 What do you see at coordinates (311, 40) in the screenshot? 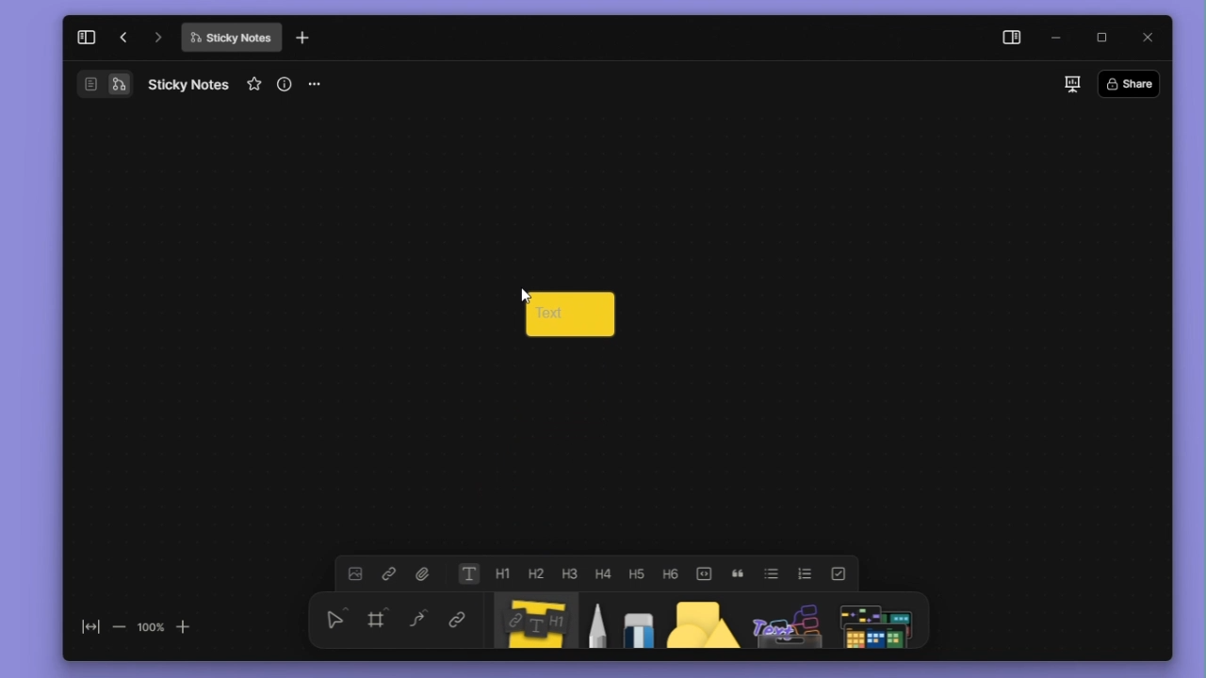
I see `new tab` at bounding box center [311, 40].